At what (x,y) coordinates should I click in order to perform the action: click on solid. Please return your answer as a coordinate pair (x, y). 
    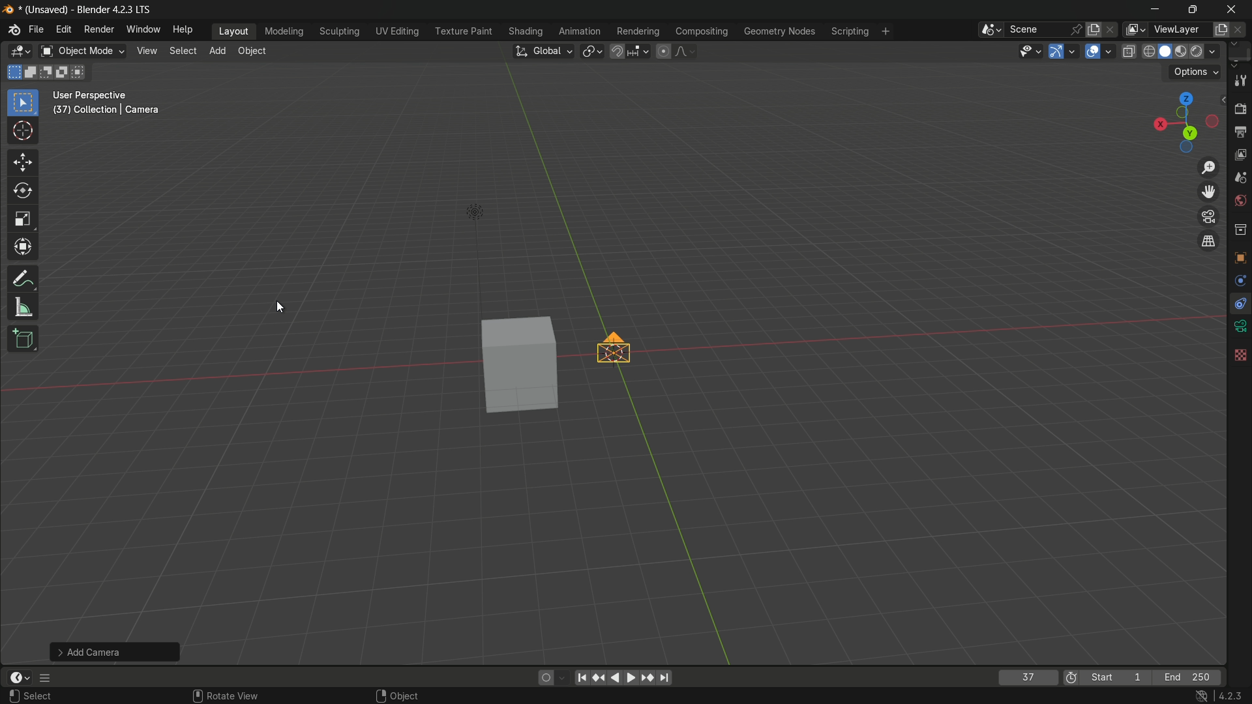
    Looking at the image, I should click on (1167, 51).